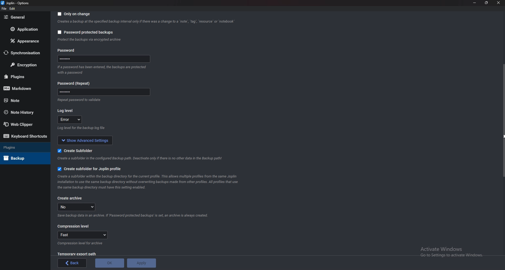 The width and height of the screenshot is (505, 270). I want to click on info, so click(89, 40).